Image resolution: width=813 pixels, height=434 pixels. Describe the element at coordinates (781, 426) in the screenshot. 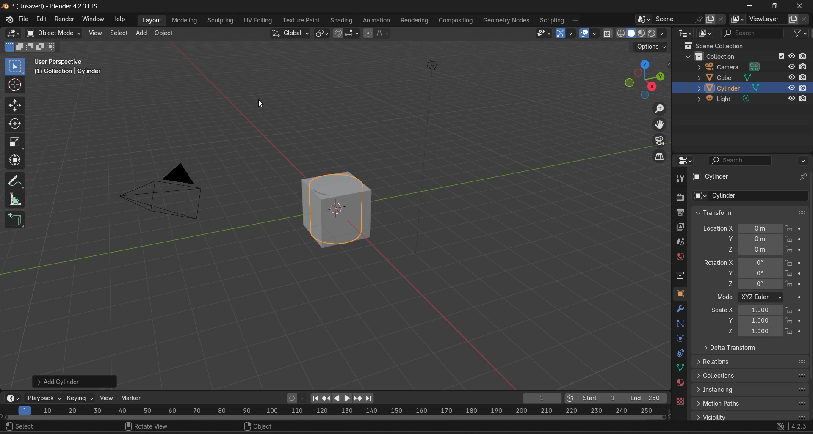

I see `network preference` at that location.